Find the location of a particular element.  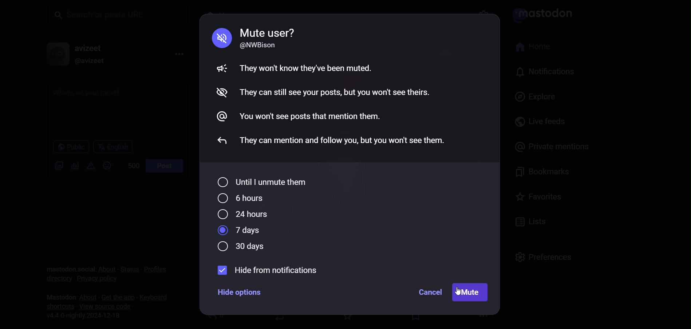

cursor is located at coordinates (459, 292).